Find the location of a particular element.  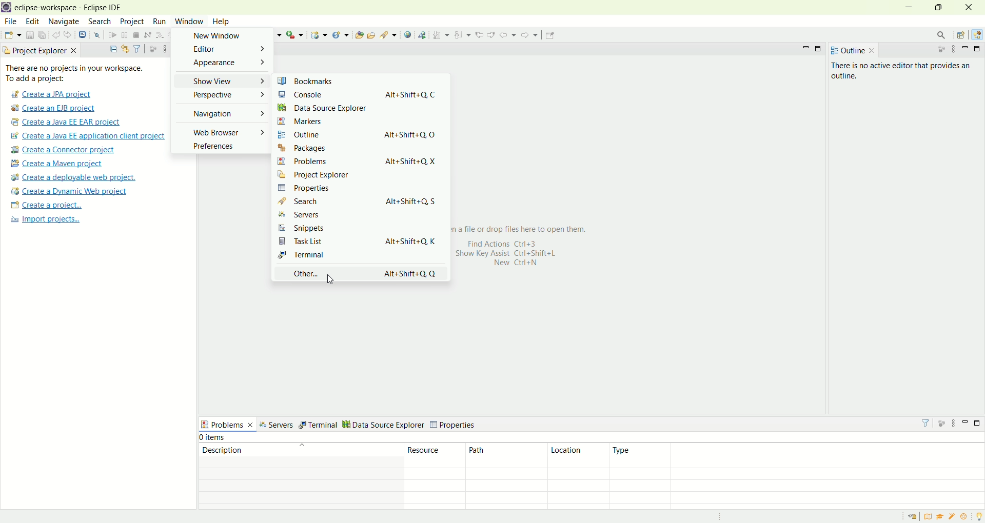

new window is located at coordinates (220, 36).